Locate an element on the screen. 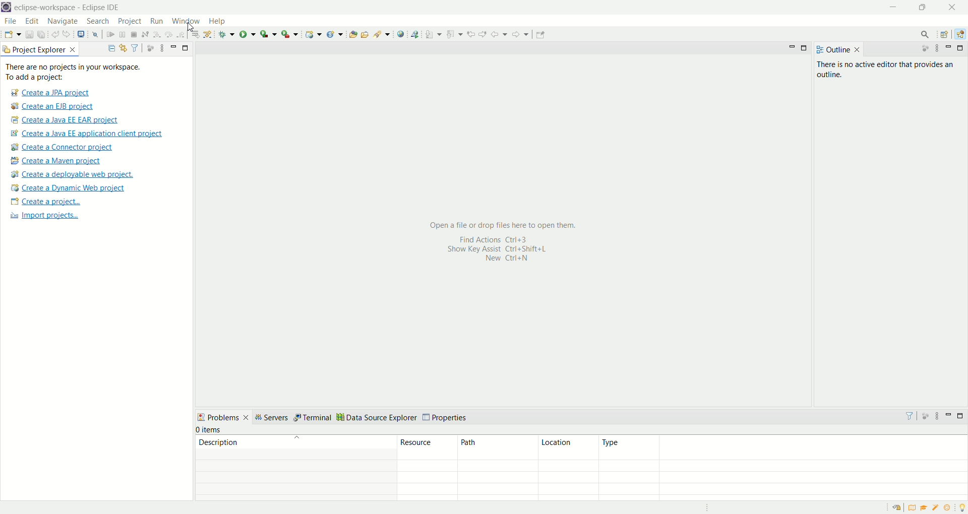 This screenshot has width=968, height=514. open a terminal is located at coordinates (80, 34).